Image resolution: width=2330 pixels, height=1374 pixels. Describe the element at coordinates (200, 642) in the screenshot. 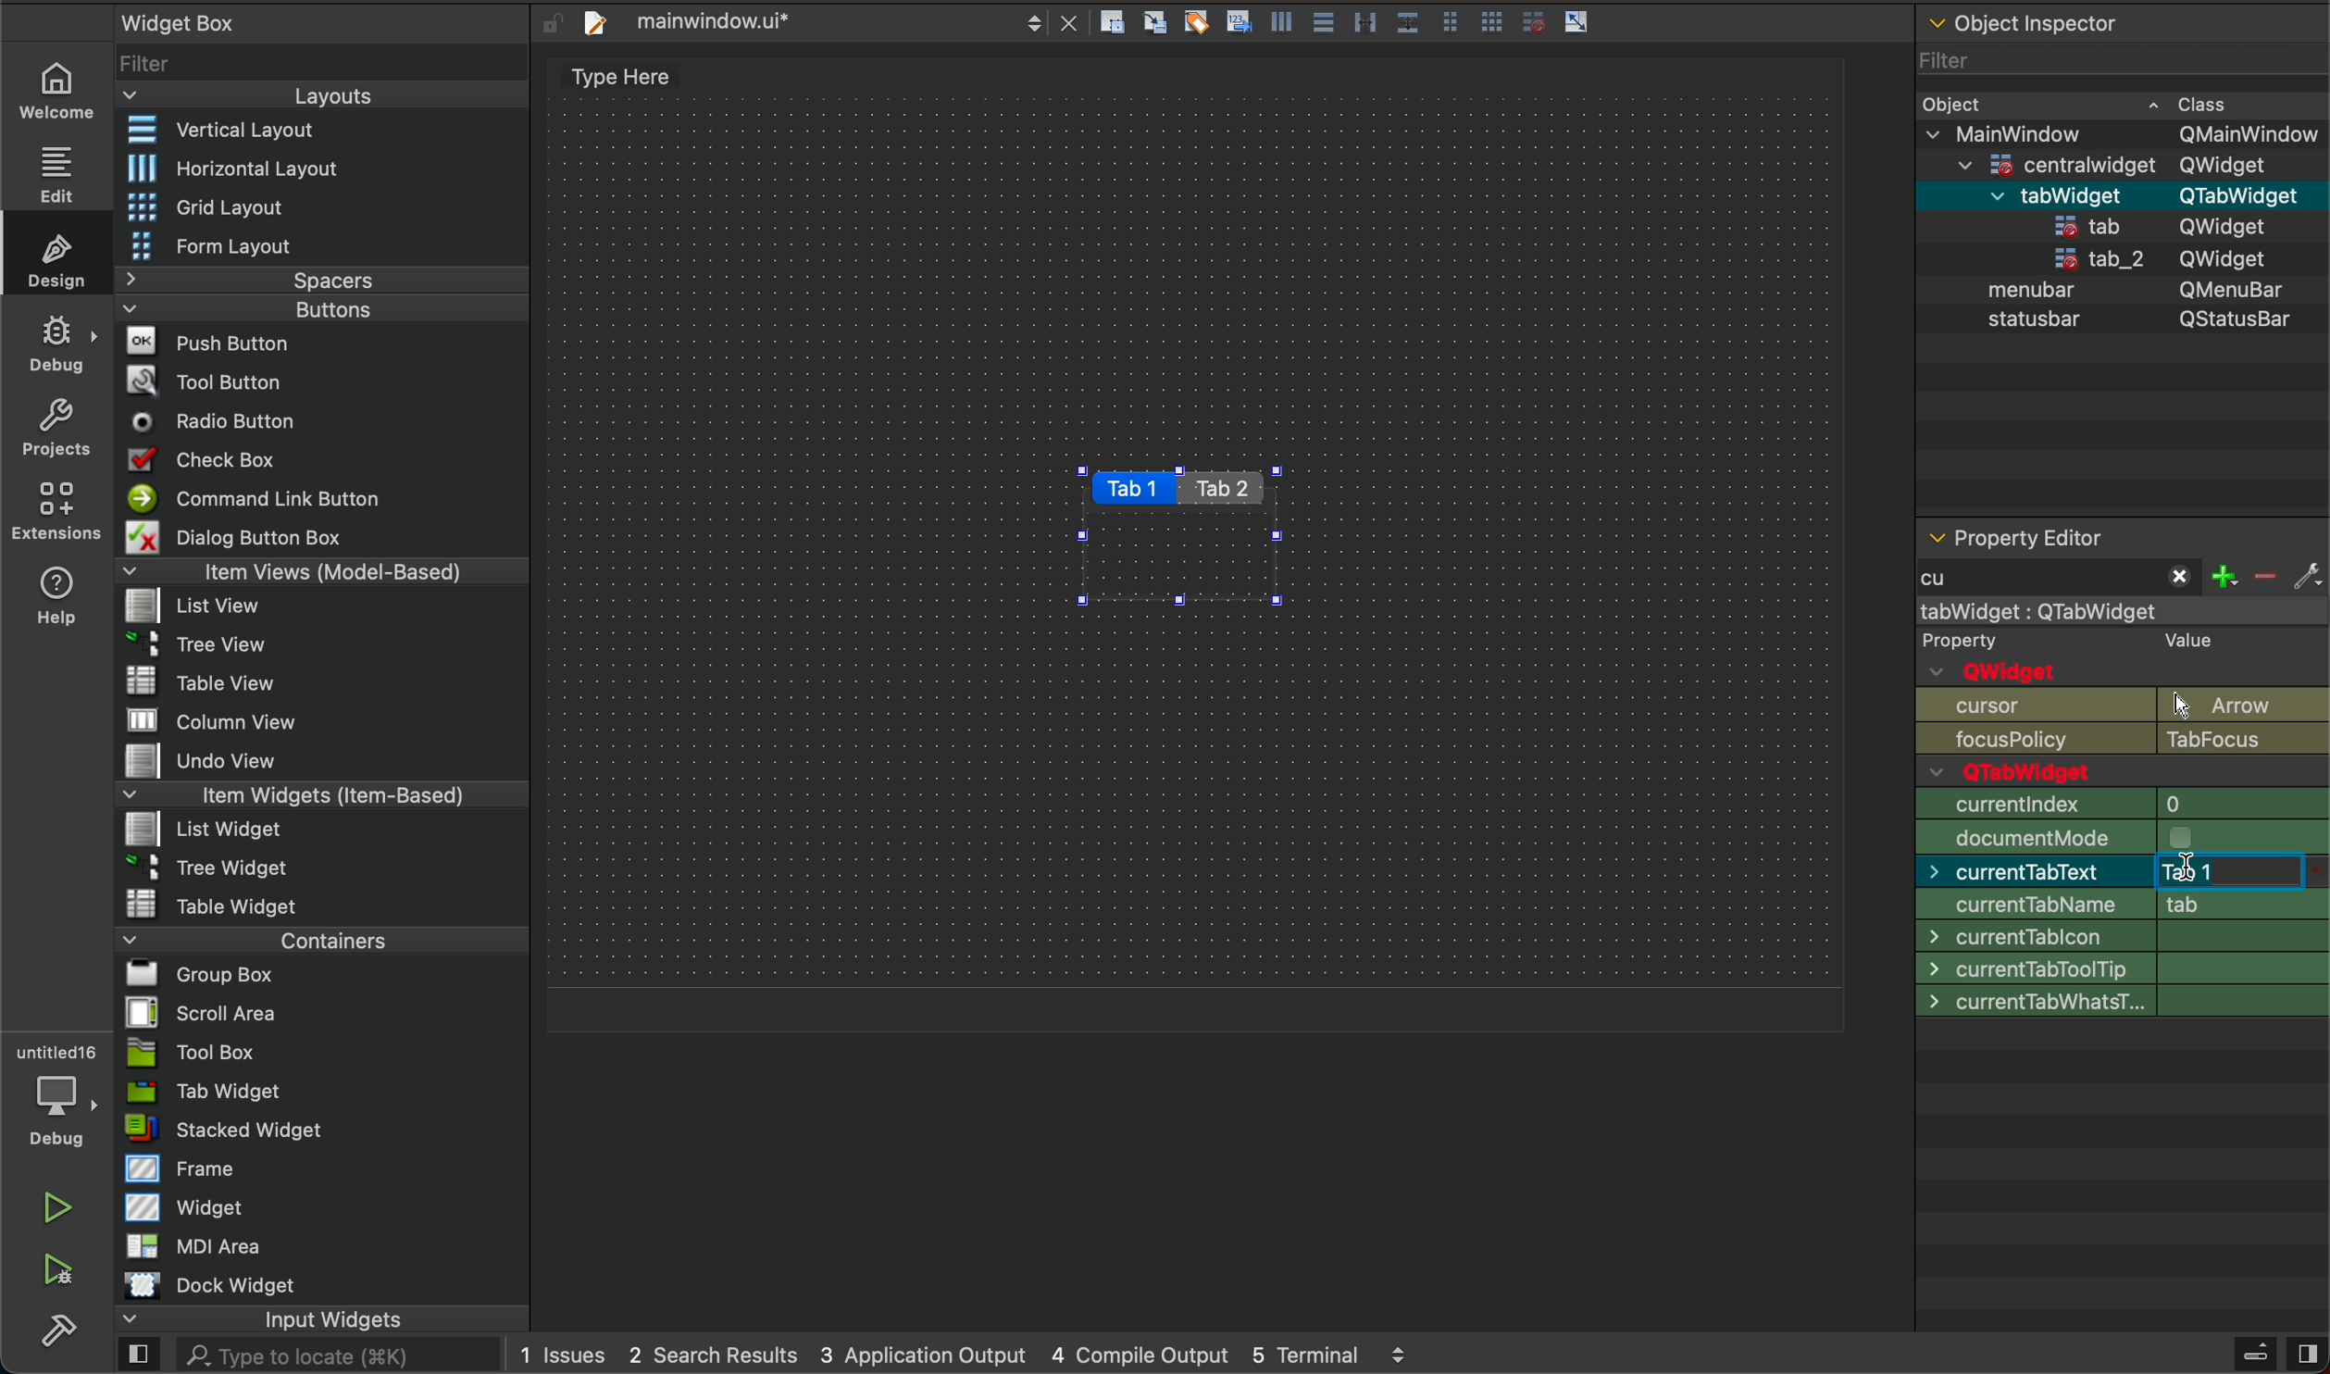

I see ` Tree View` at that location.